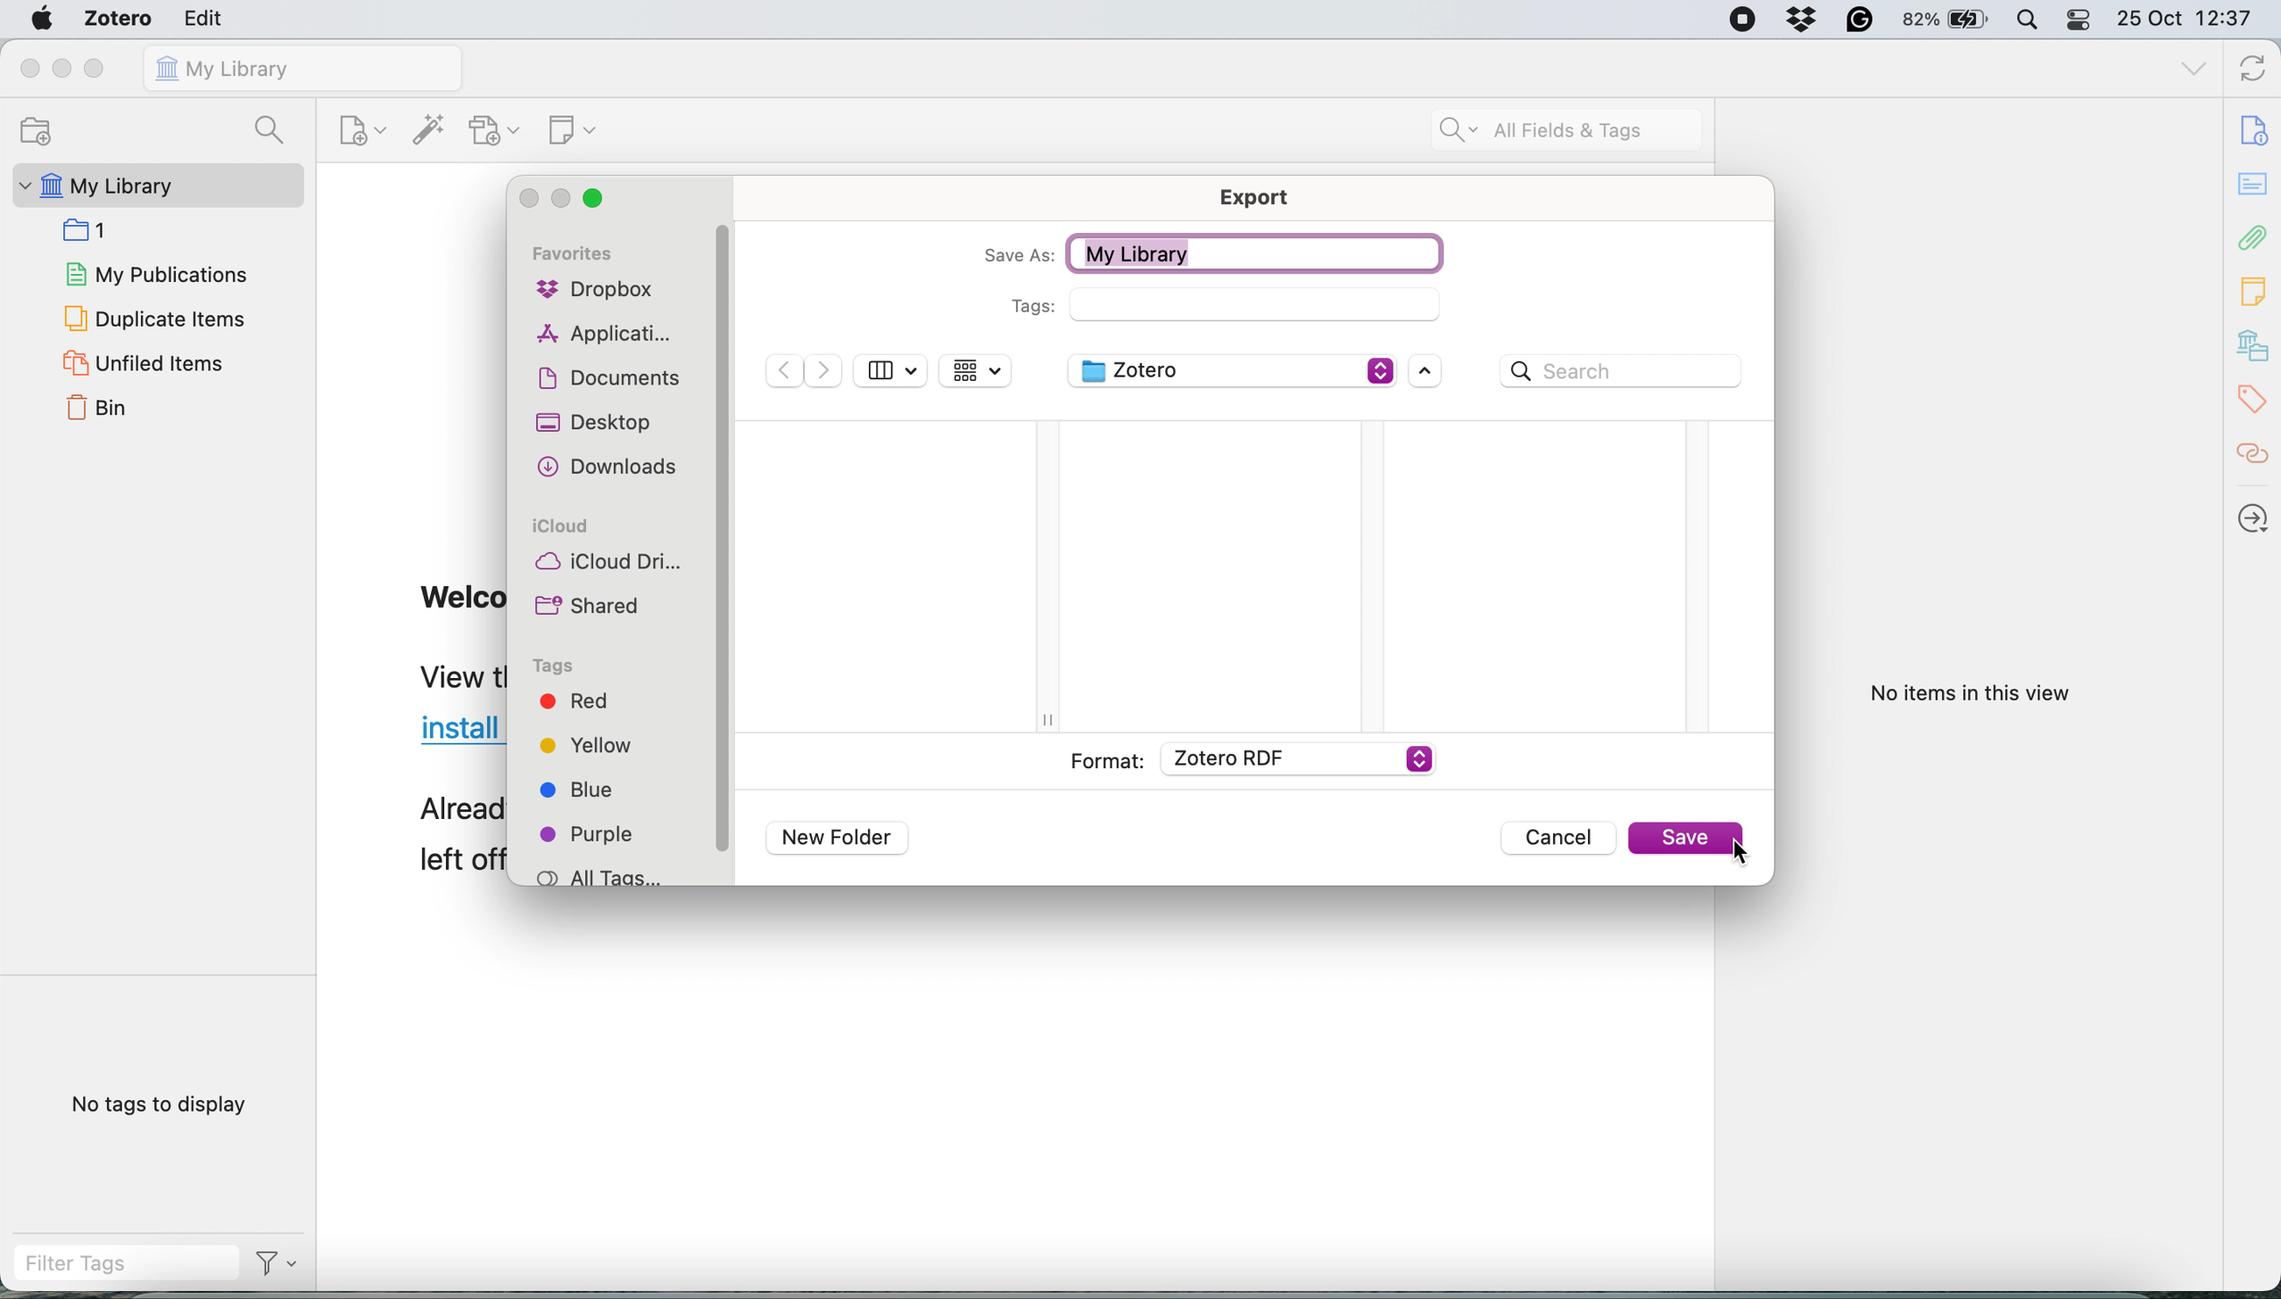 The image size is (2281, 1299). What do you see at coordinates (565, 526) in the screenshot?
I see `iCloud` at bounding box center [565, 526].